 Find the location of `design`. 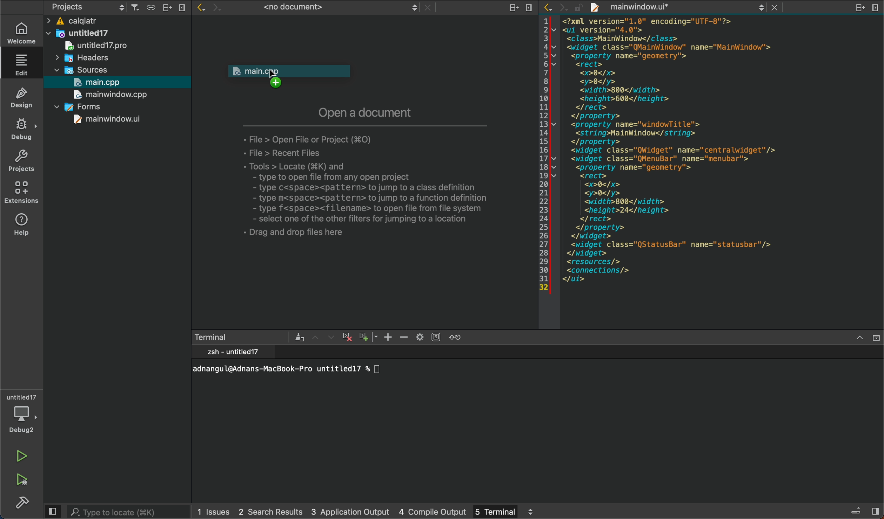

design is located at coordinates (22, 97).